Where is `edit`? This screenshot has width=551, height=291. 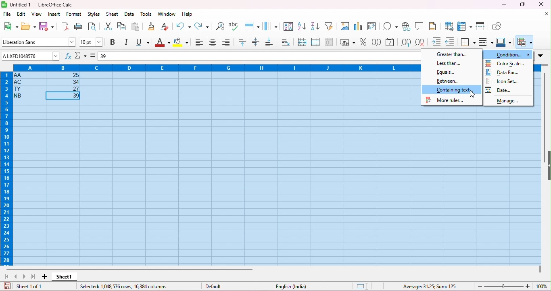 edit is located at coordinates (22, 15).